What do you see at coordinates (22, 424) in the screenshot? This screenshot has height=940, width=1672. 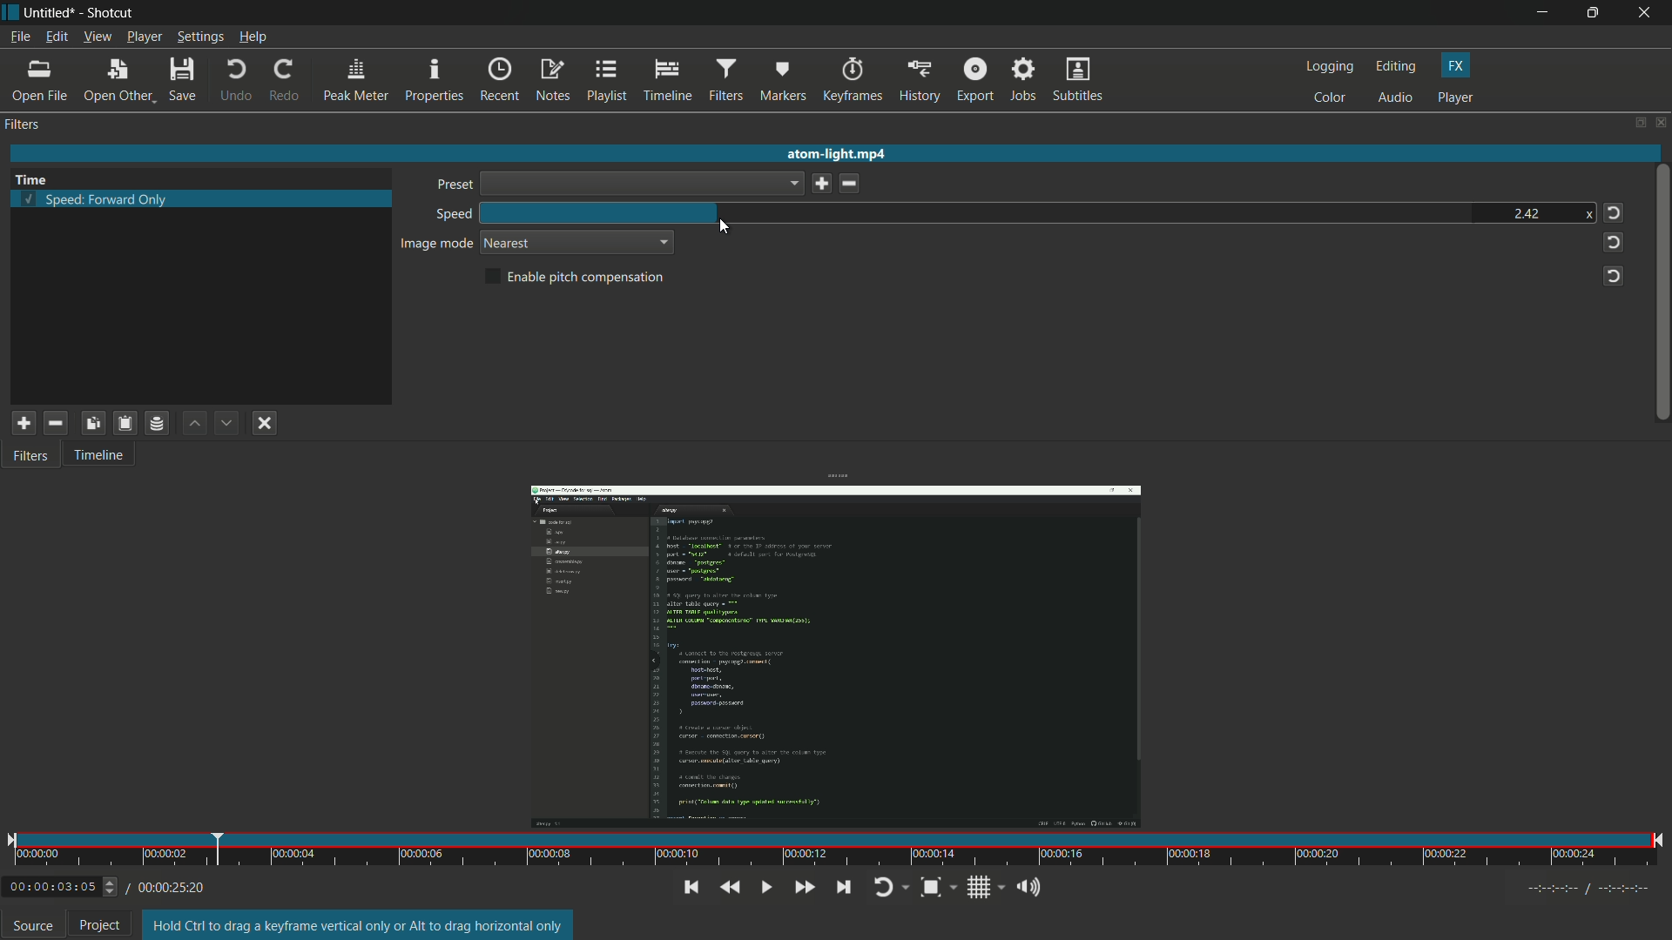 I see `add a filter` at bounding box center [22, 424].